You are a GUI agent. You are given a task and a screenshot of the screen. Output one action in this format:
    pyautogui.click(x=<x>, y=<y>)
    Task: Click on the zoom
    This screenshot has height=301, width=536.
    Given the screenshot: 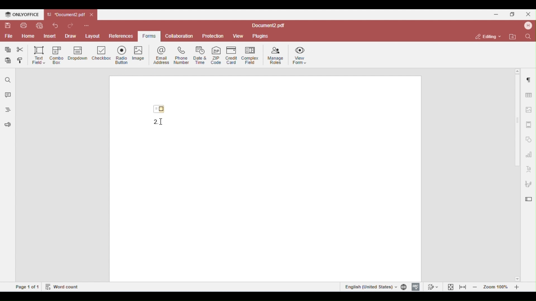 What is the action you would take?
    pyautogui.click(x=497, y=287)
    